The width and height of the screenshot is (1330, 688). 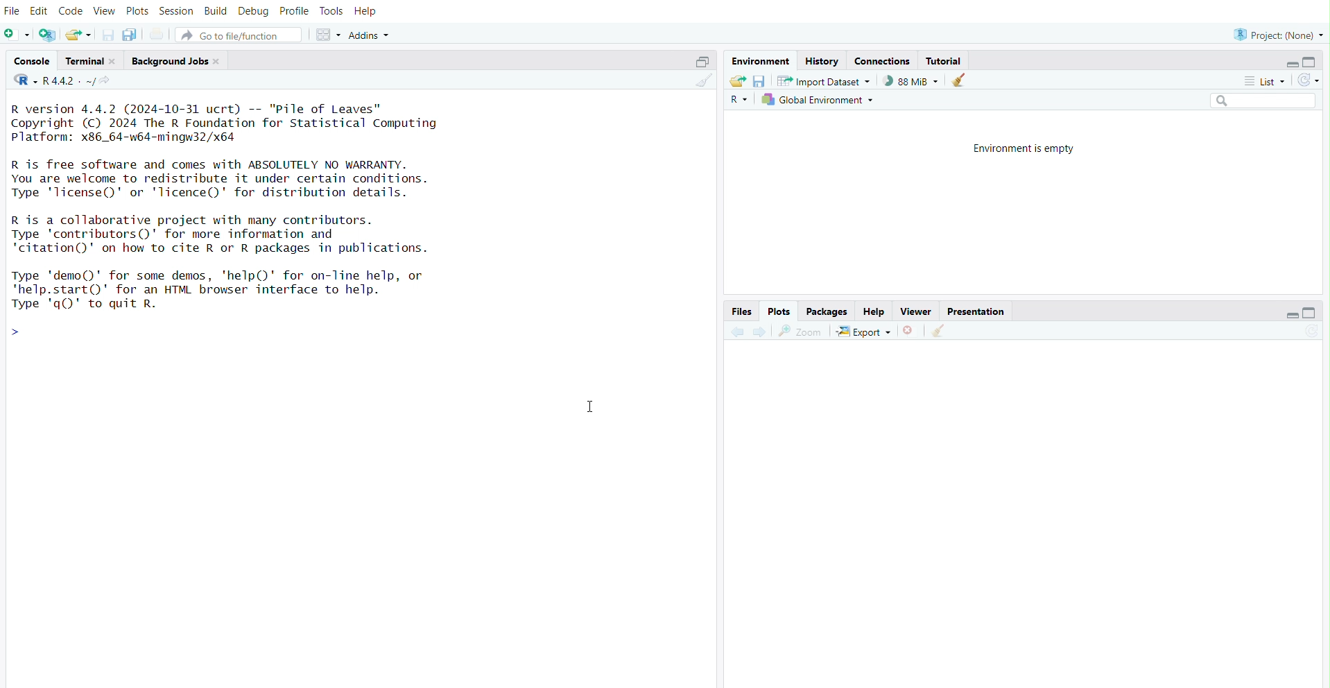 I want to click on new file, so click(x=17, y=35).